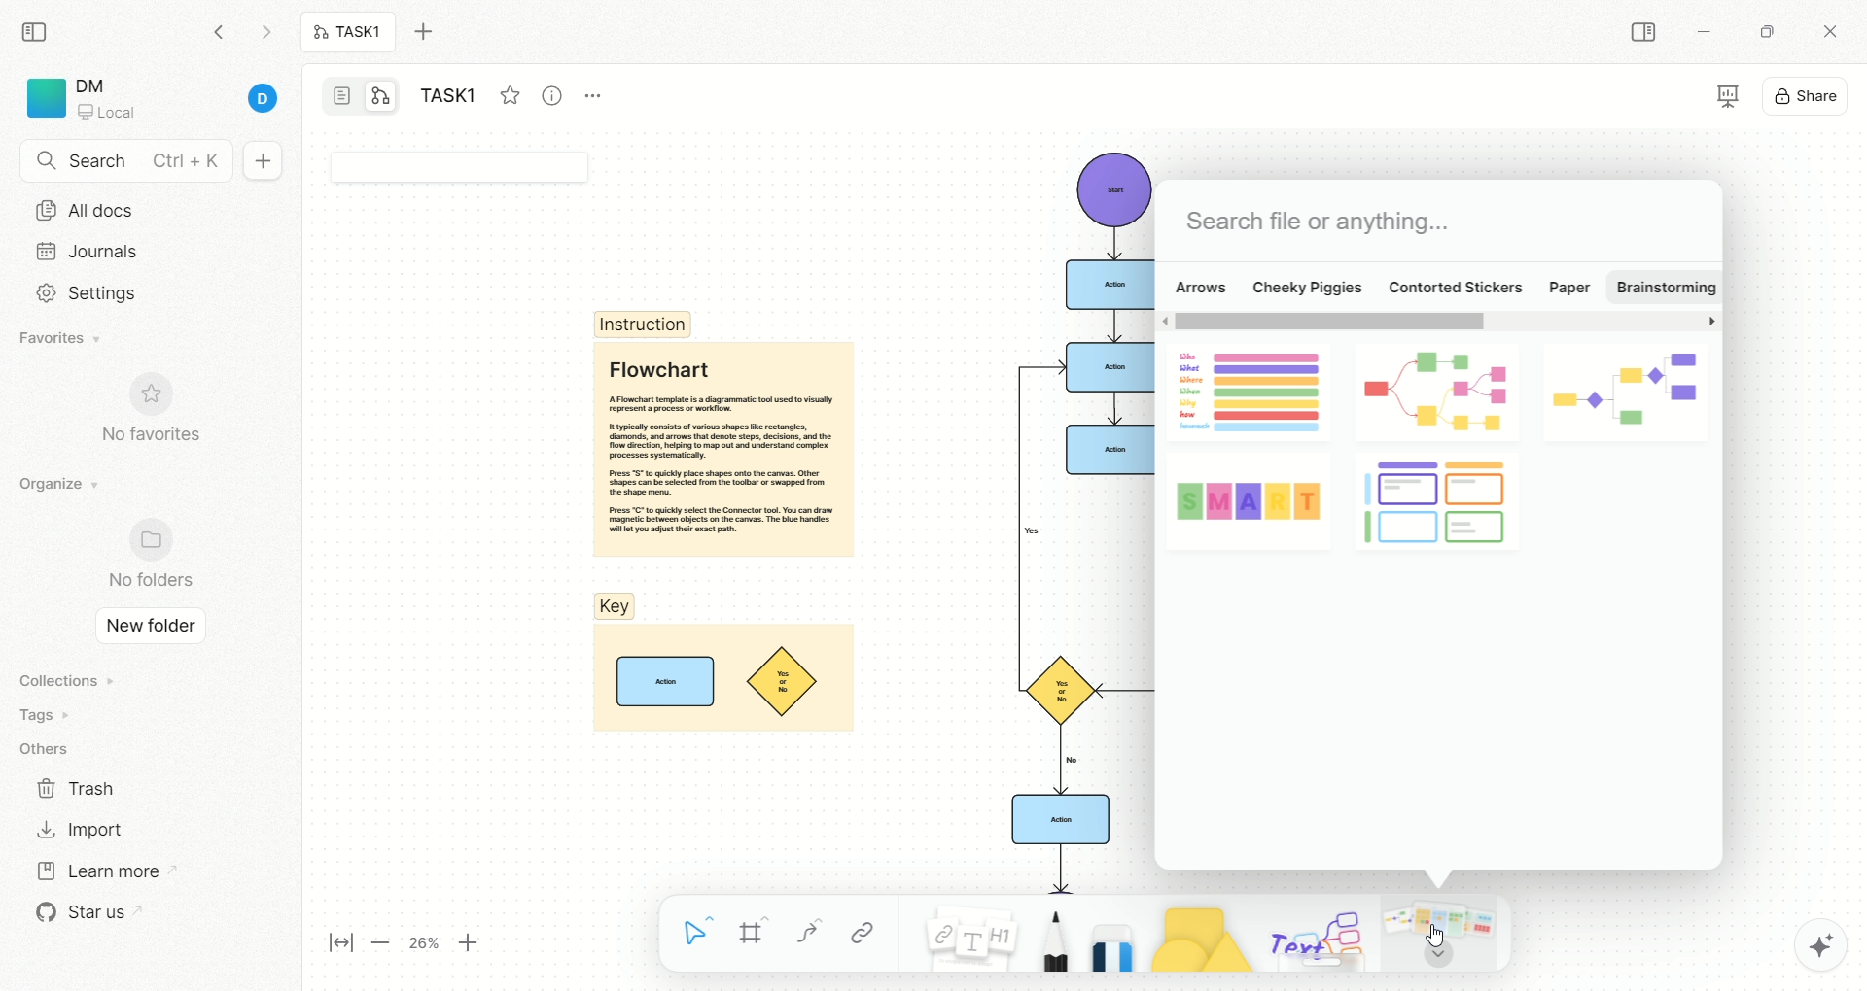 The width and height of the screenshot is (1867, 991). Describe the element at coordinates (78, 829) in the screenshot. I see `import` at that location.